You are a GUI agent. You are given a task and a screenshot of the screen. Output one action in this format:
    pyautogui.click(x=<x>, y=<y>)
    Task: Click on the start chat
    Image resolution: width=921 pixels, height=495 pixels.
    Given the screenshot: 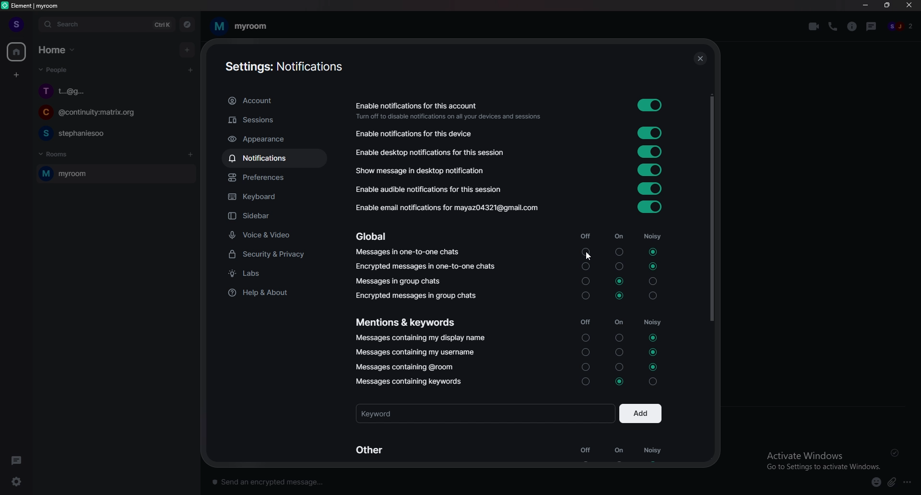 What is the action you would take?
    pyautogui.click(x=190, y=71)
    